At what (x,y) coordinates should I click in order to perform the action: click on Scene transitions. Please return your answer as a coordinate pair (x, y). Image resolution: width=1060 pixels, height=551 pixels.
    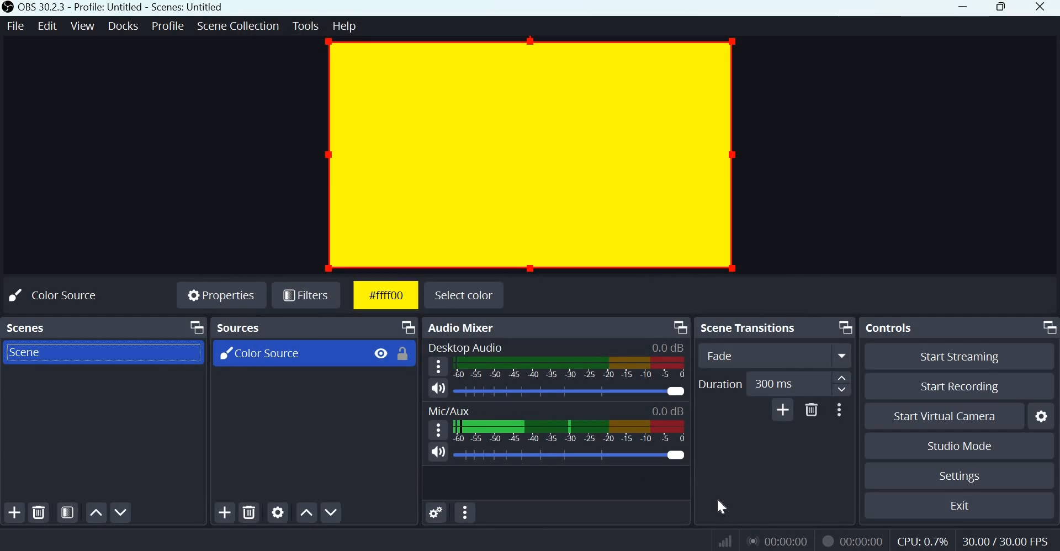
    Looking at the image, I should click on (751, 327).